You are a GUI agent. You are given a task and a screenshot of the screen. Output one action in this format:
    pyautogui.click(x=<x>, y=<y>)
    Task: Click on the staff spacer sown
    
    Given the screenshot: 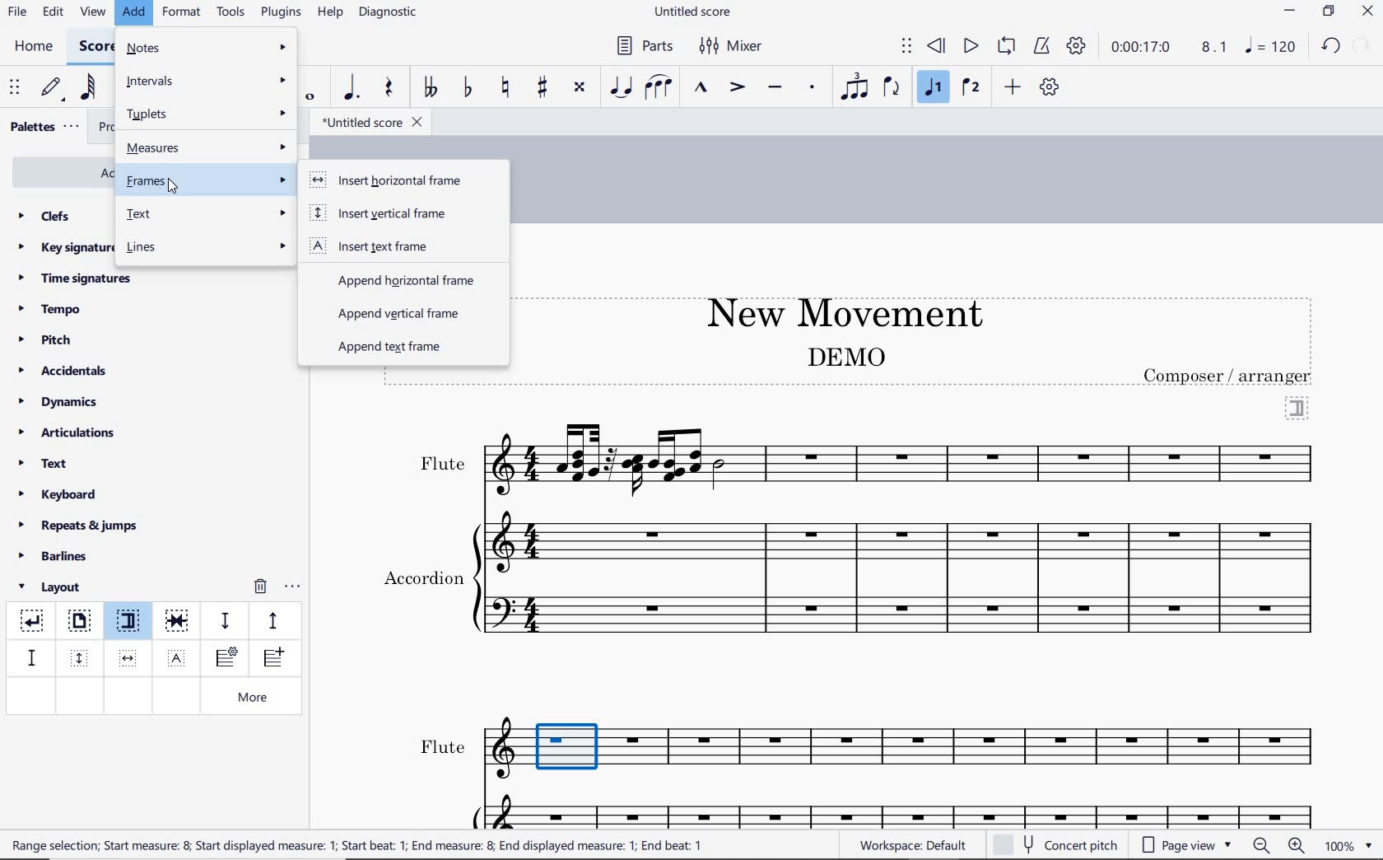 What is the action you would take?
    pyautogui.click(x=225, y=621)
    